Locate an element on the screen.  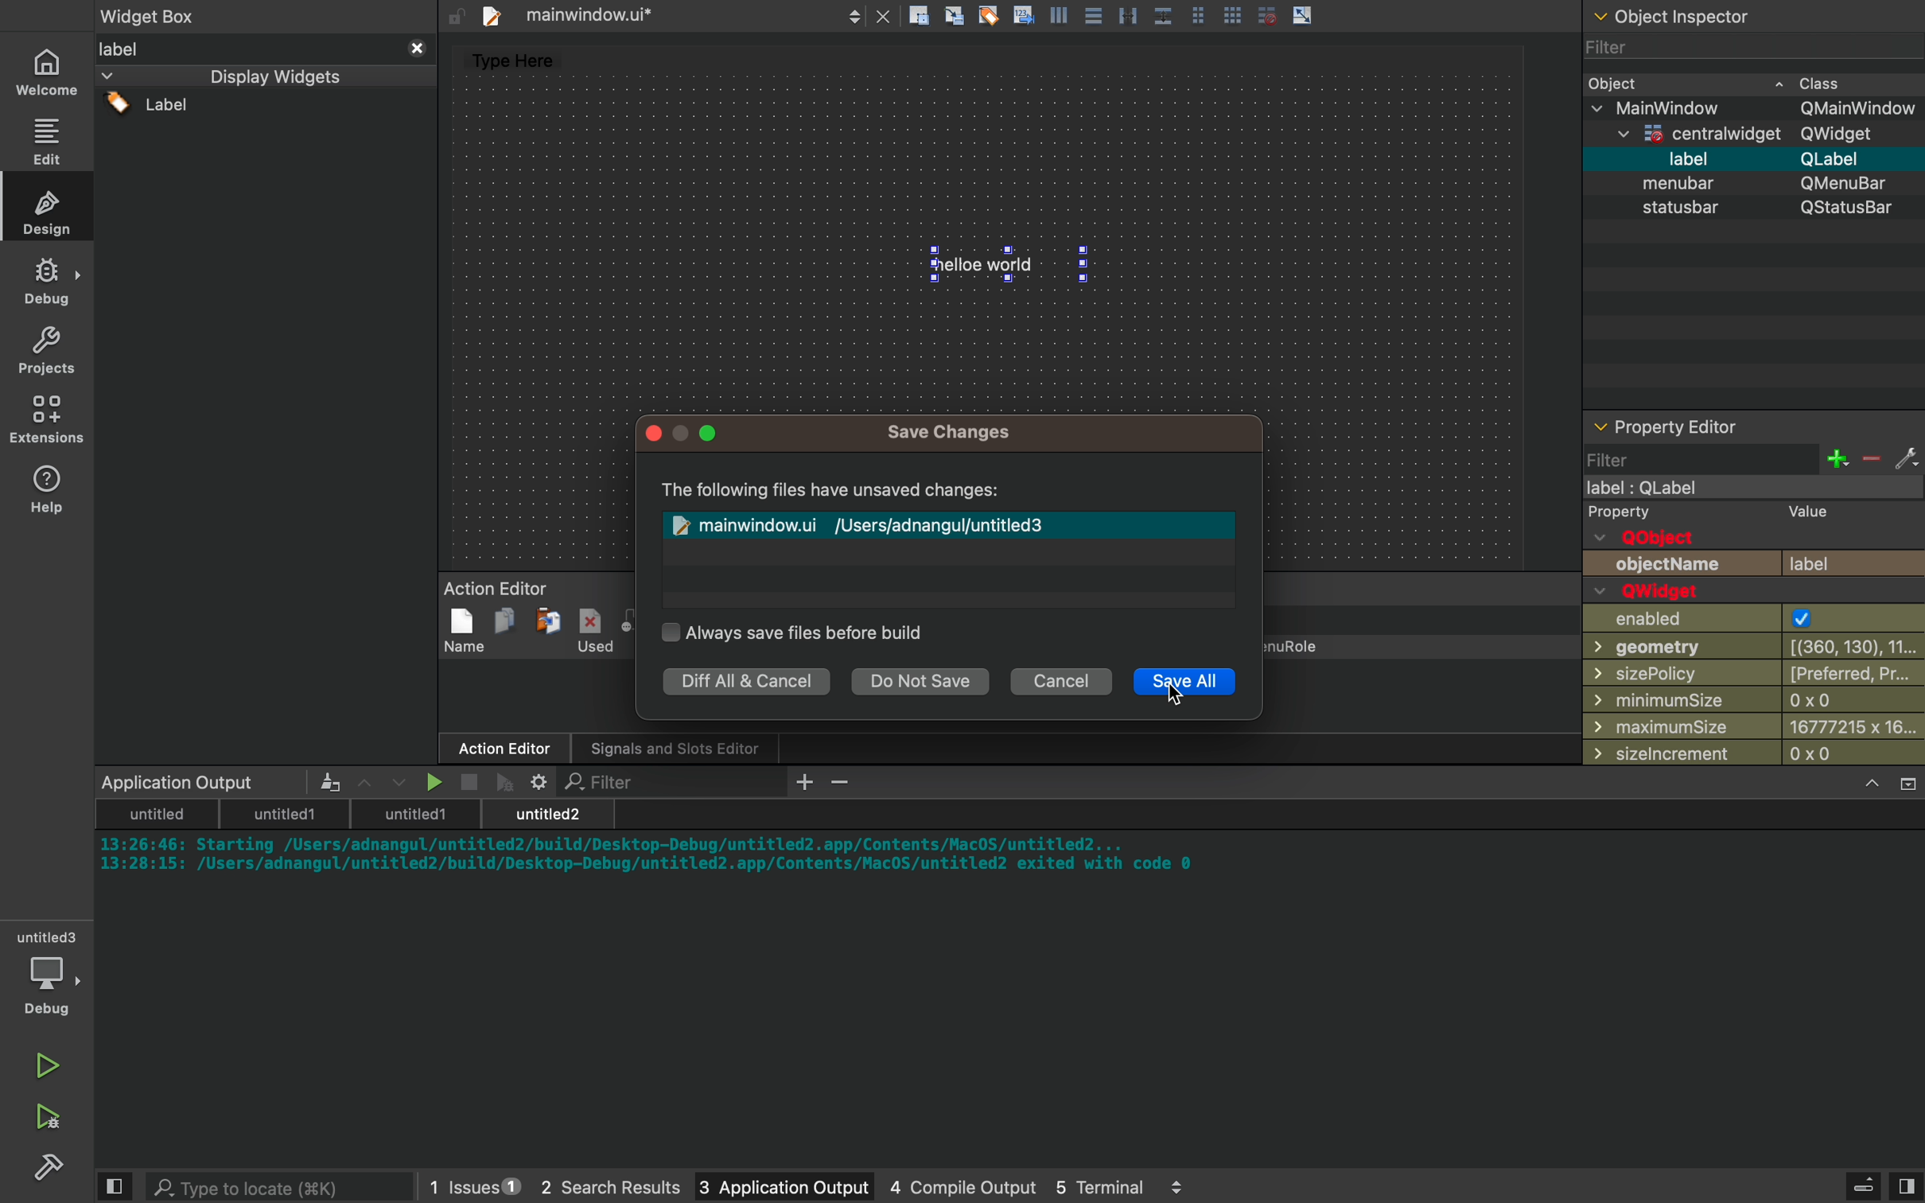
help is located at coordinates (48, 488).